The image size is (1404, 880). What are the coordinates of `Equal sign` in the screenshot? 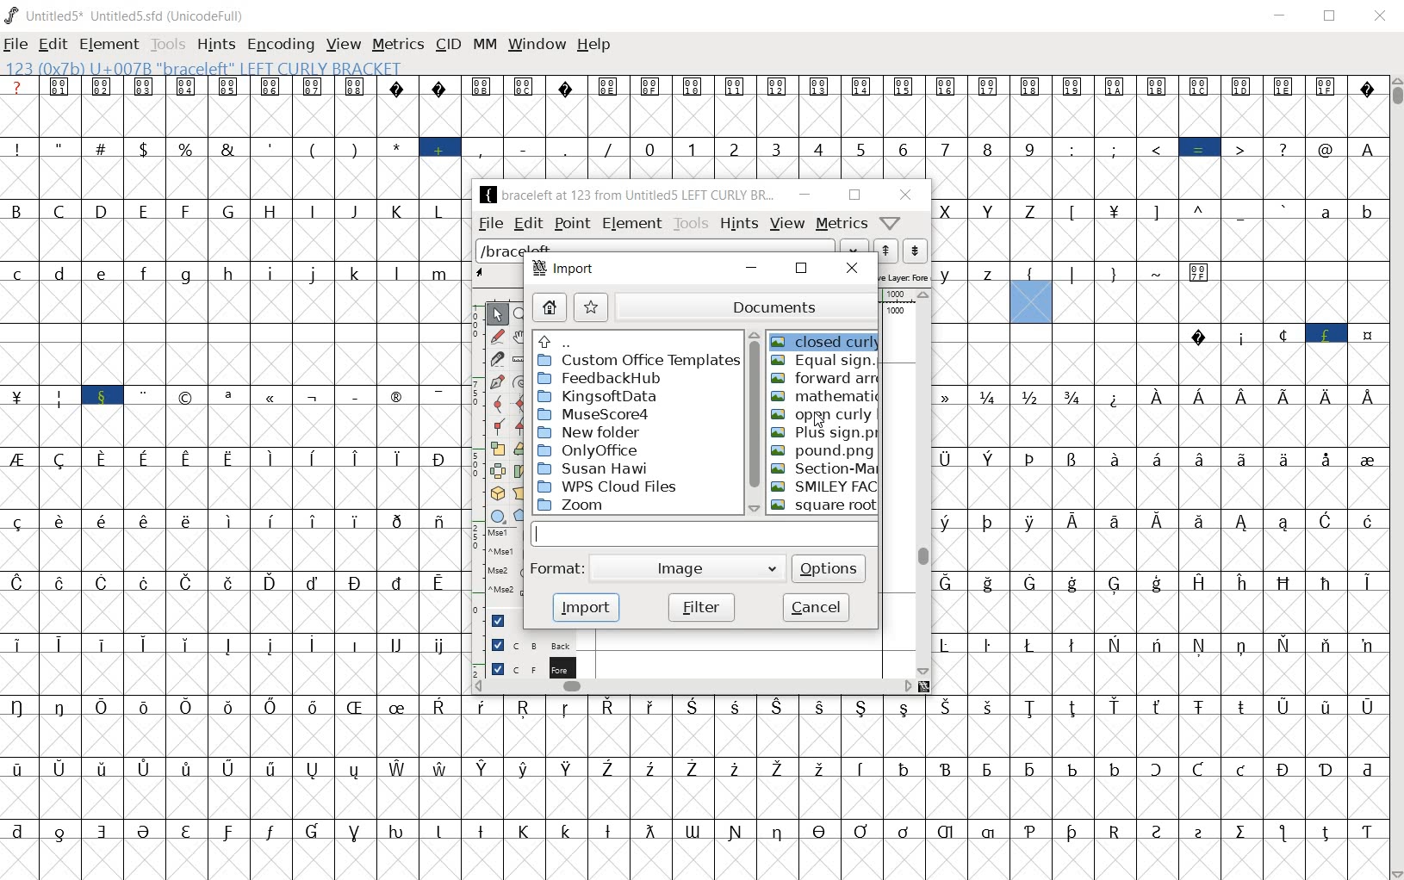 It's located at (825, 362).